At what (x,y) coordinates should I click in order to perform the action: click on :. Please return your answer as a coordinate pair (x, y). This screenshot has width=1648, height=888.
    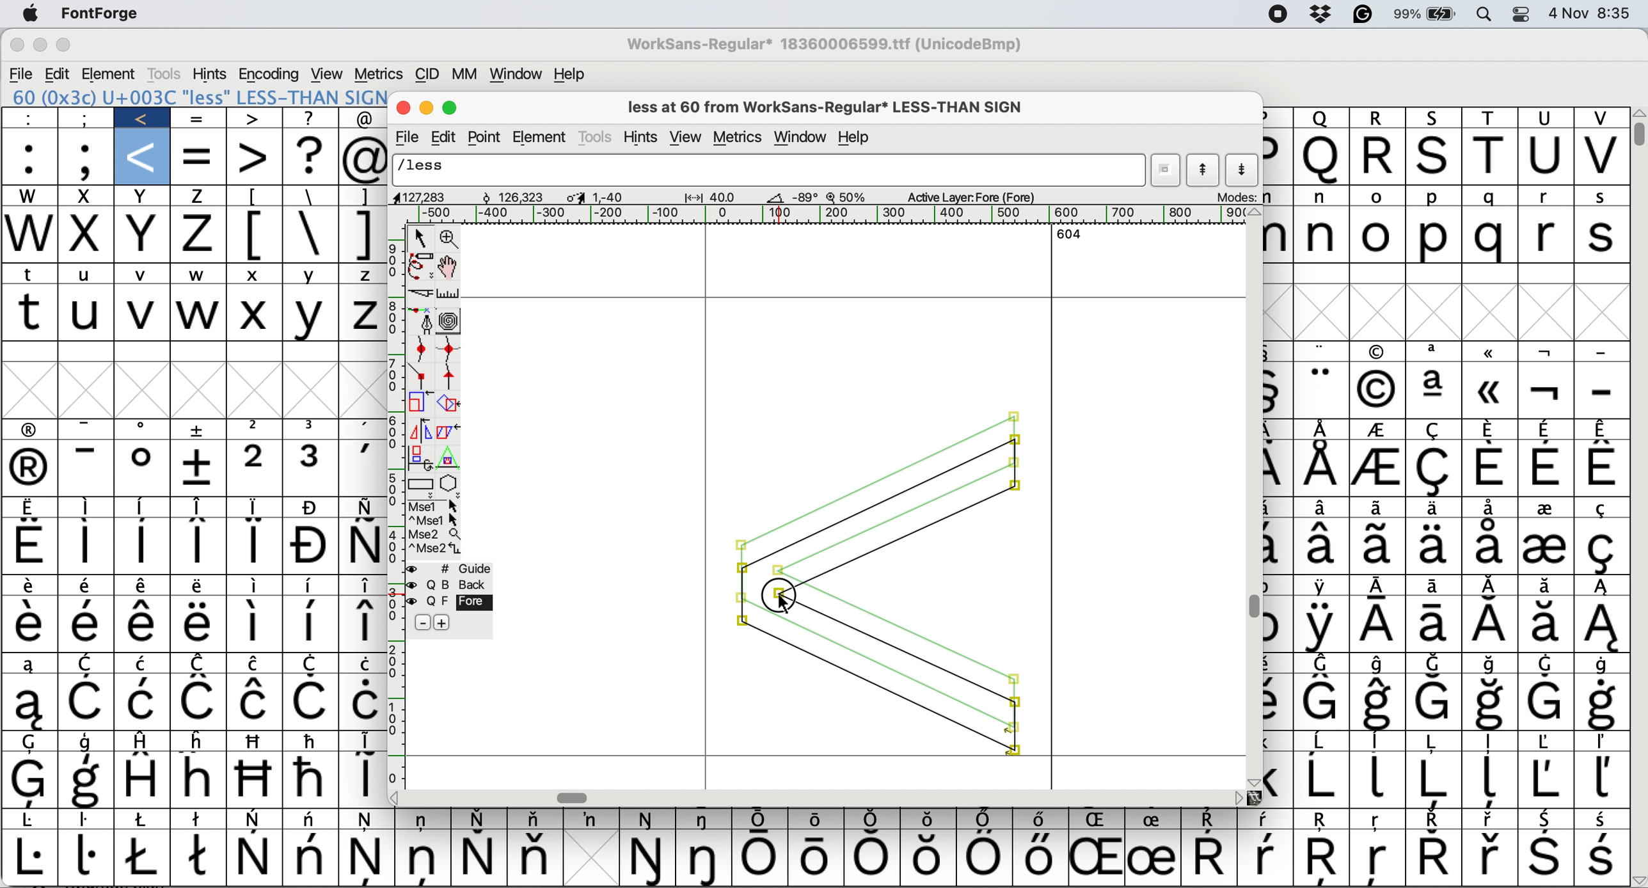
    Looking at the image, I should click on (33, 118).